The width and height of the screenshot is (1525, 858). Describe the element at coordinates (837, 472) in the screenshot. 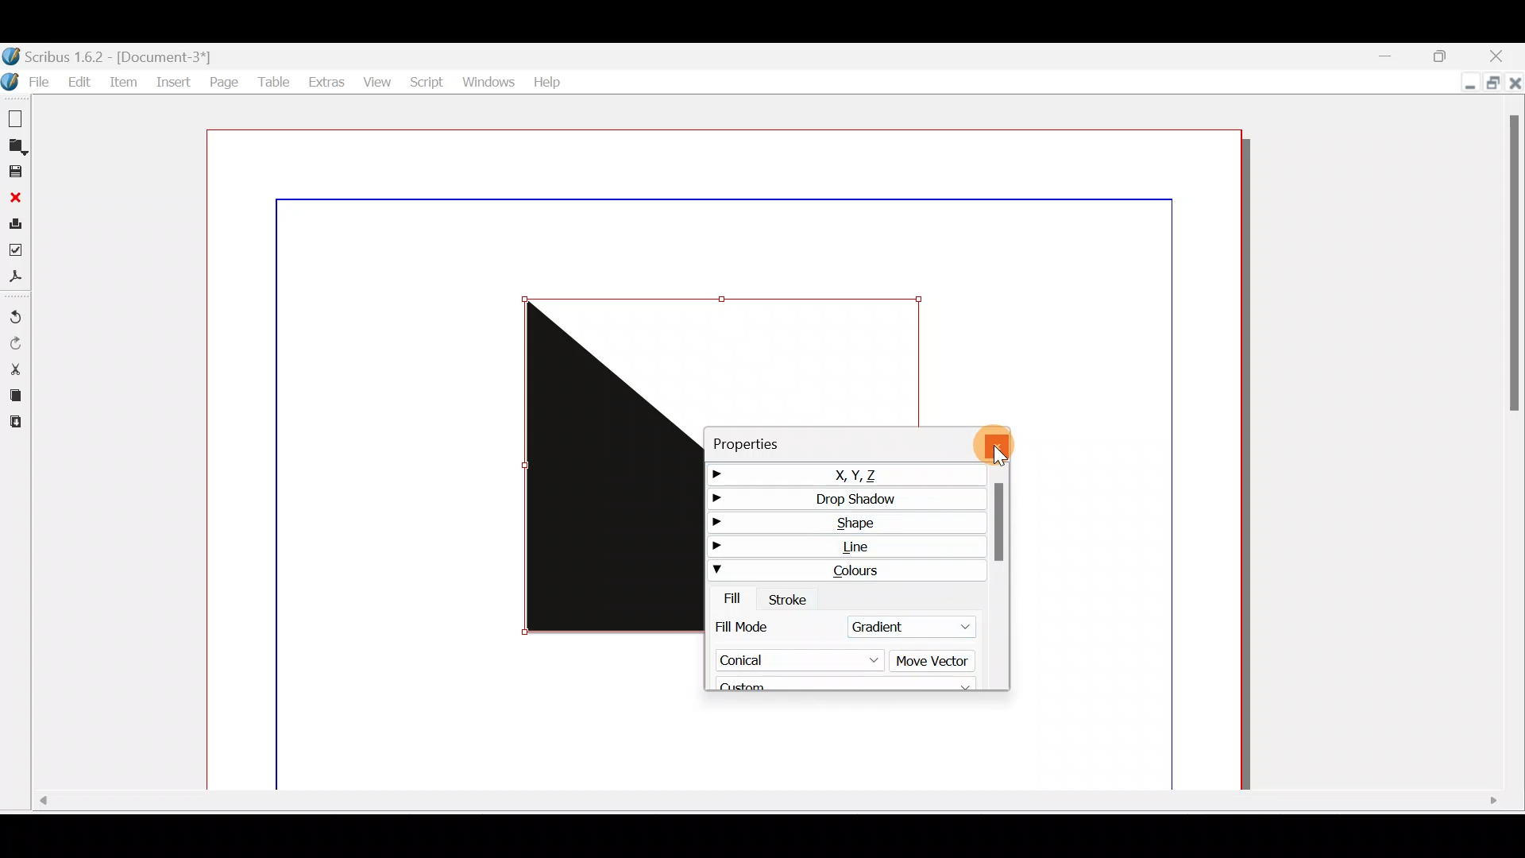

I see `X,Y,Z` at that location.